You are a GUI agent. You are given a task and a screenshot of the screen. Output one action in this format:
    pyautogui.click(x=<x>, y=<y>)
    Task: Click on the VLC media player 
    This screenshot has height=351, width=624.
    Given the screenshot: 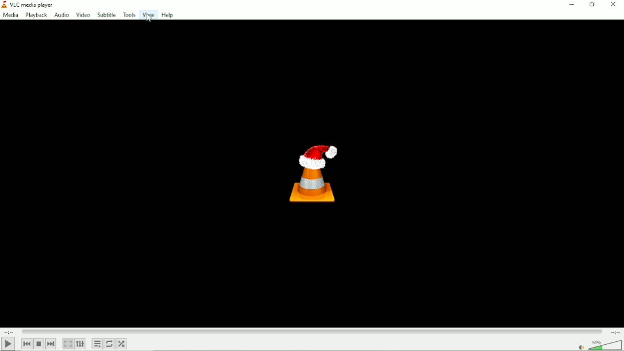 What is the action you would take?
    pyautogui.click(x=33, y=5)
    